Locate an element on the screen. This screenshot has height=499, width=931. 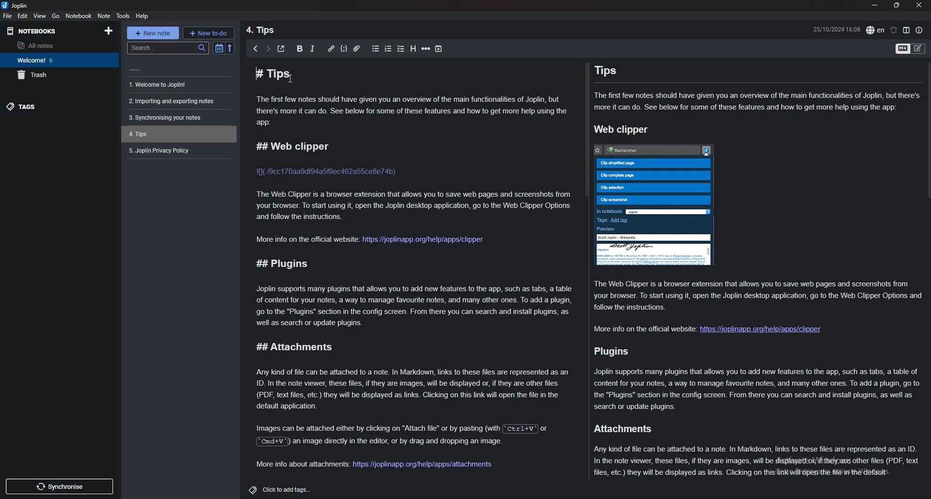
edit is located at coordinates (22, 15).